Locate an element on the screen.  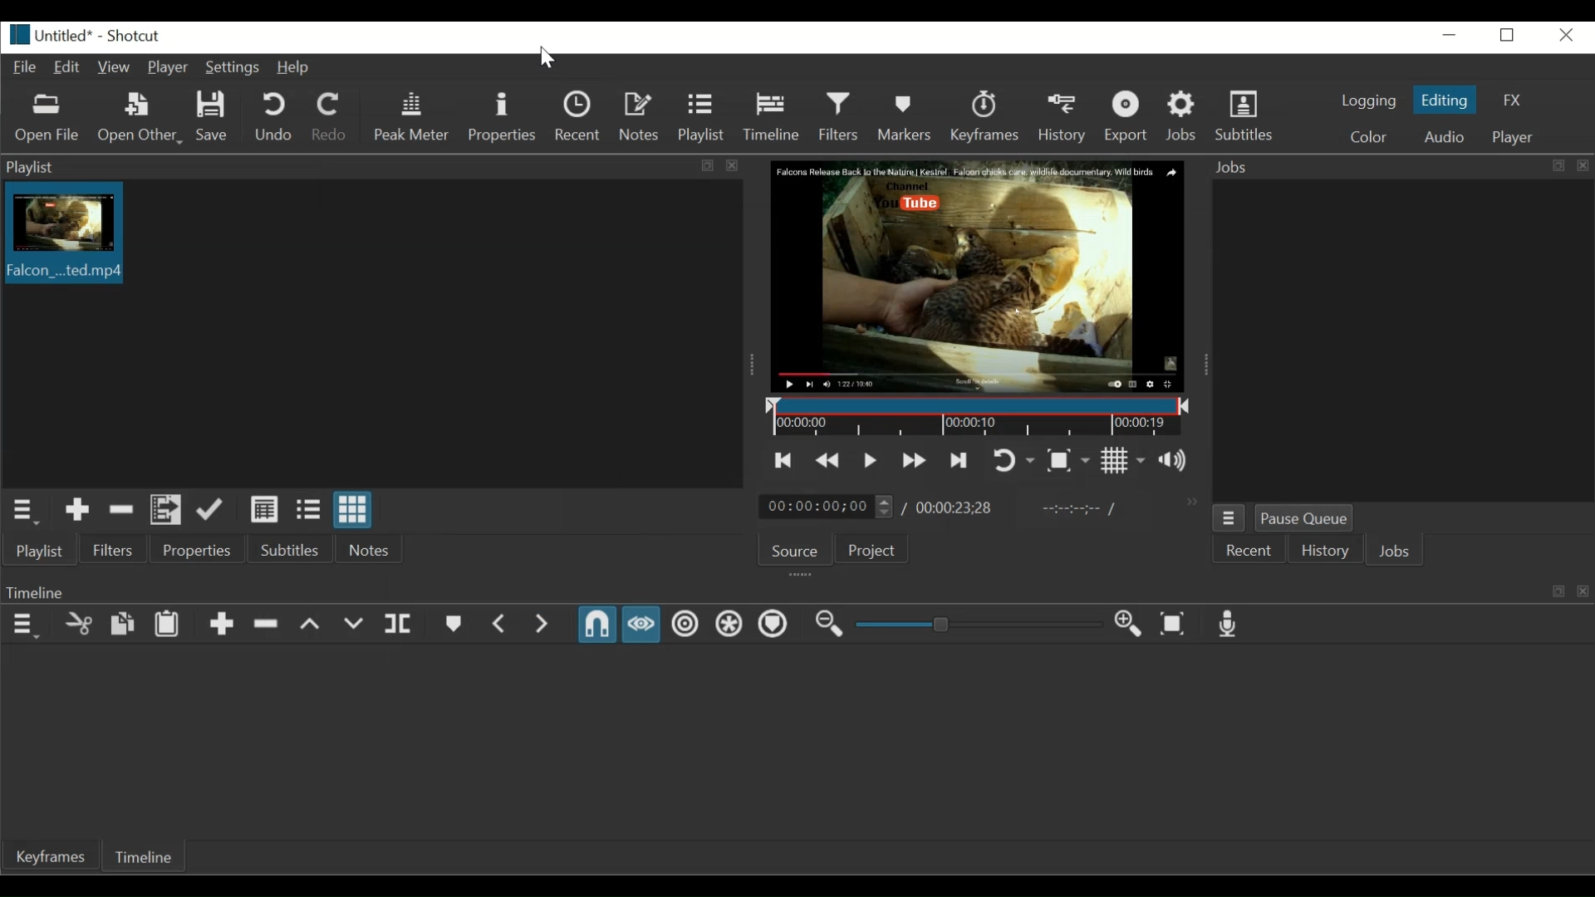
Timeline is located at coordinates (144, 857).